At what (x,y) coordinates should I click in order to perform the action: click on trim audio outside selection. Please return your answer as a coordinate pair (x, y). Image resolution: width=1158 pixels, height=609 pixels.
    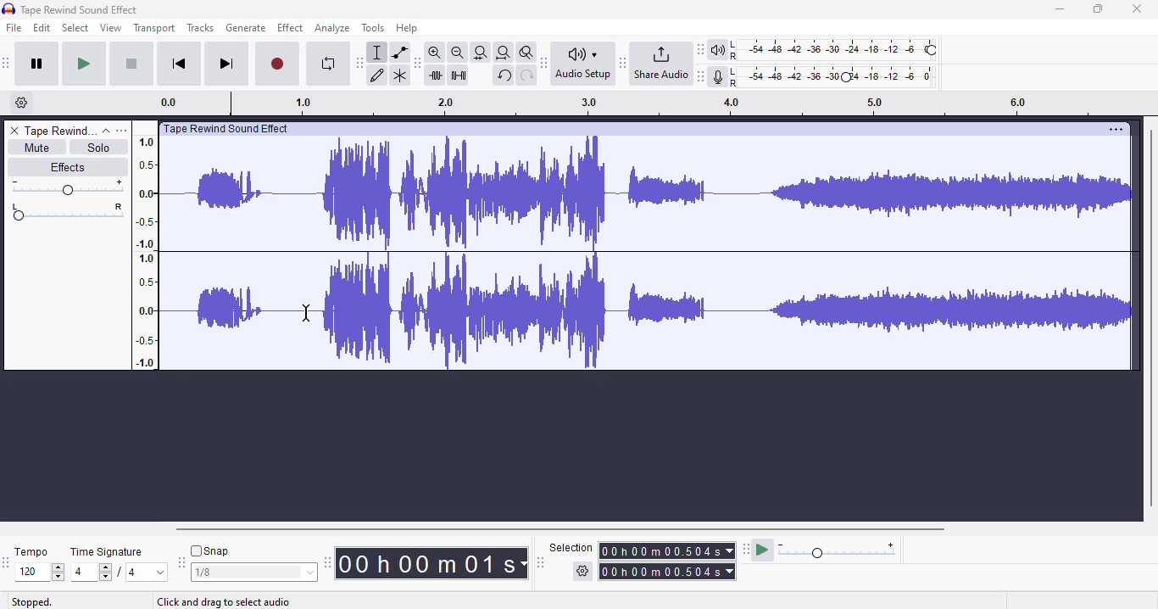
    Looking at the image, I should click on (437, 75).